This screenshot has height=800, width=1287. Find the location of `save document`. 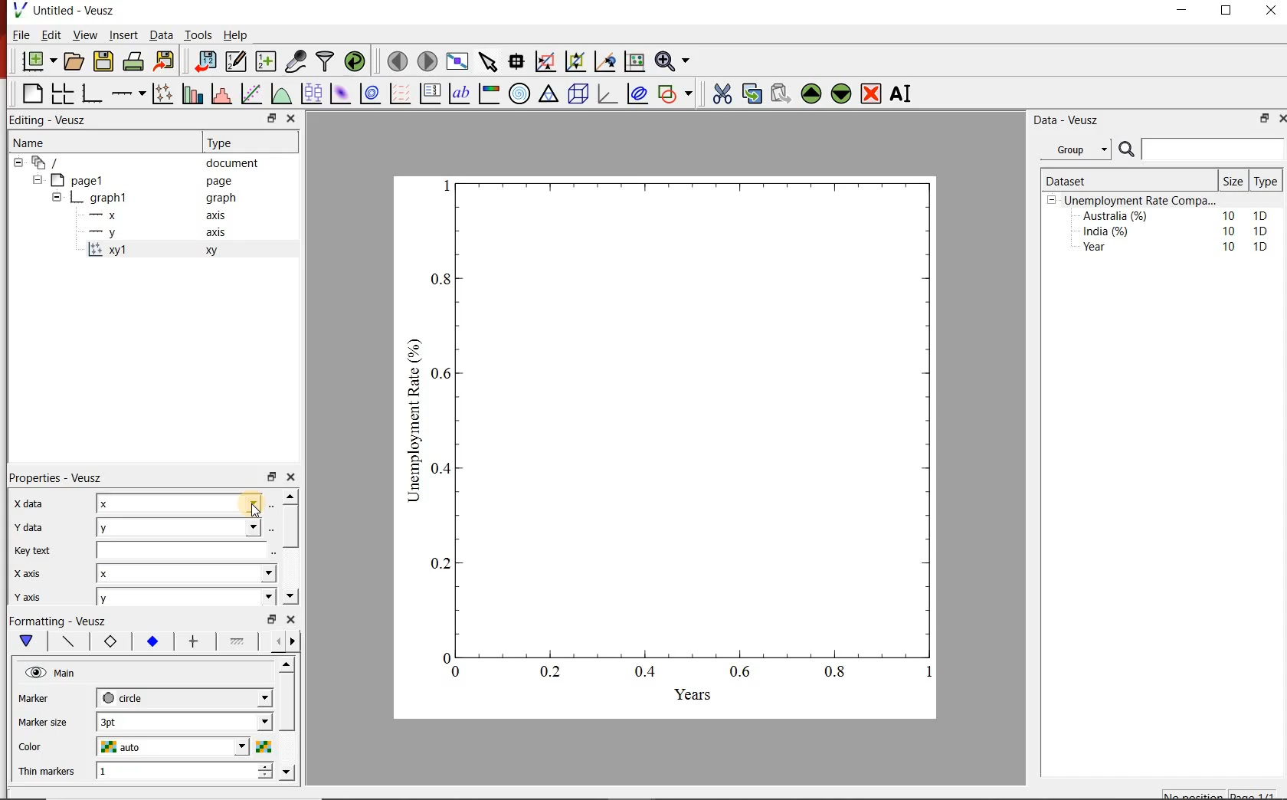

save document is located at coordinates (103, 61).